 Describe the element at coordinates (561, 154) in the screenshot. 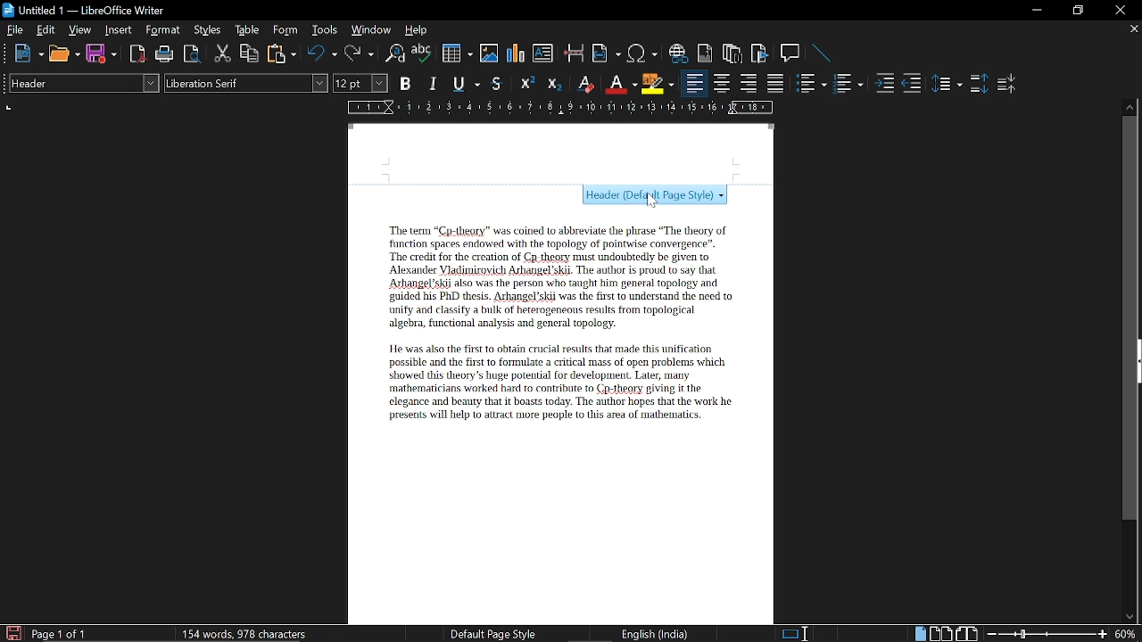

I see `Header` at that location.